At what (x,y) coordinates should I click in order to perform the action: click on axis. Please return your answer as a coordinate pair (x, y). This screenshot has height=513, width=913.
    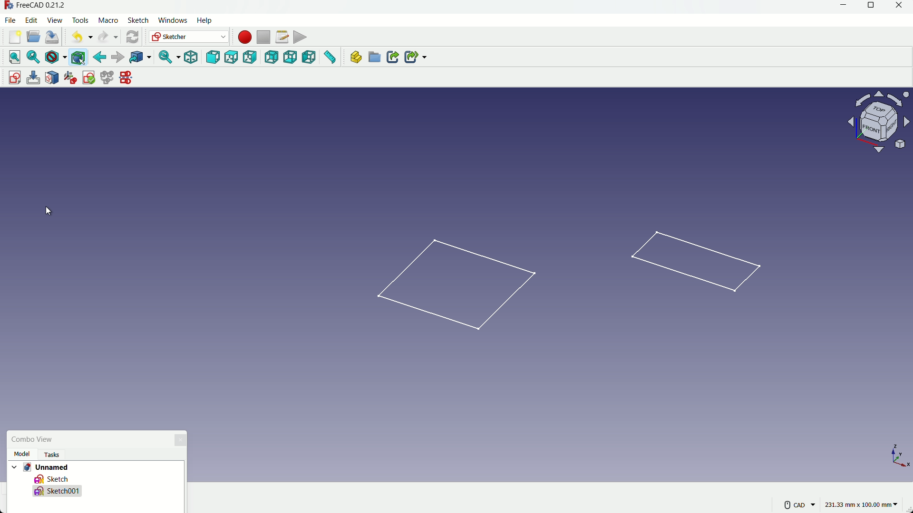
    Looking at the image, I should click on (898, 457).